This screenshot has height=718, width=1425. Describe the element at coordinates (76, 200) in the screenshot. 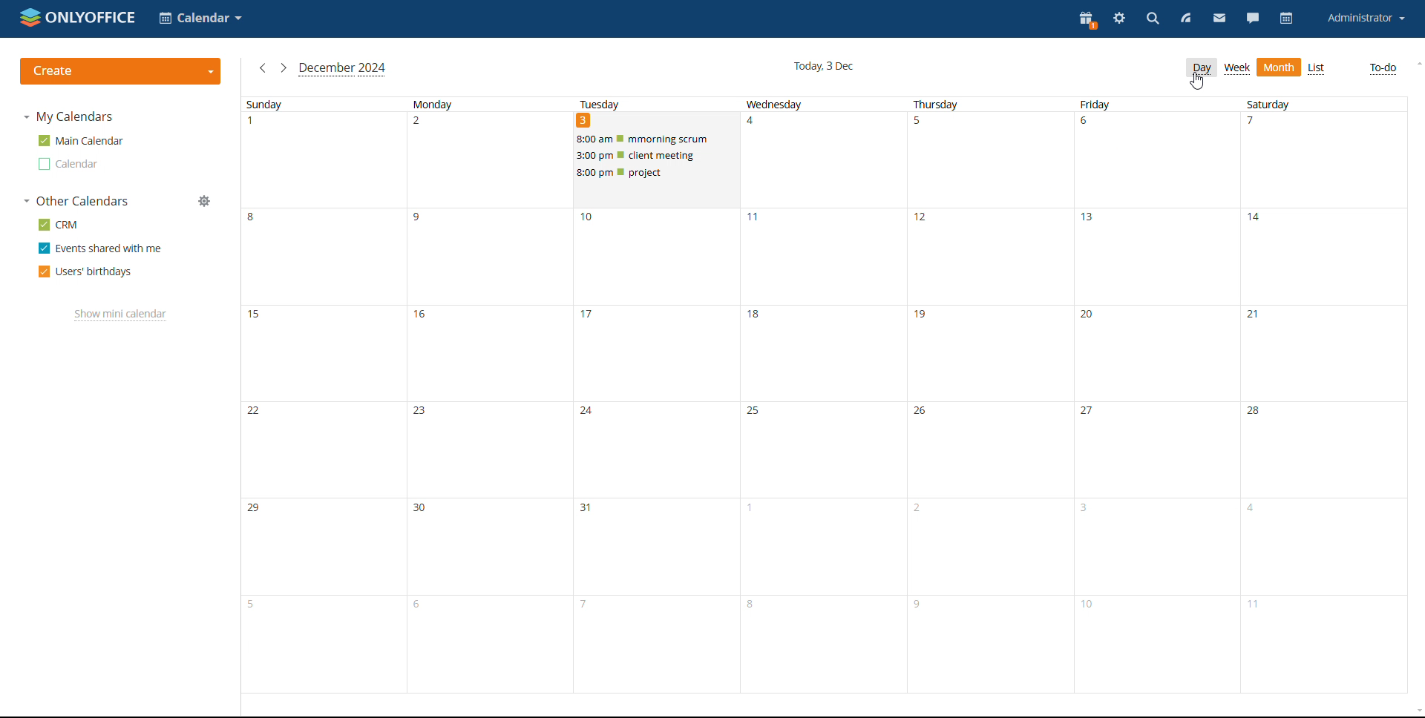

I see `other calendars` at that location.